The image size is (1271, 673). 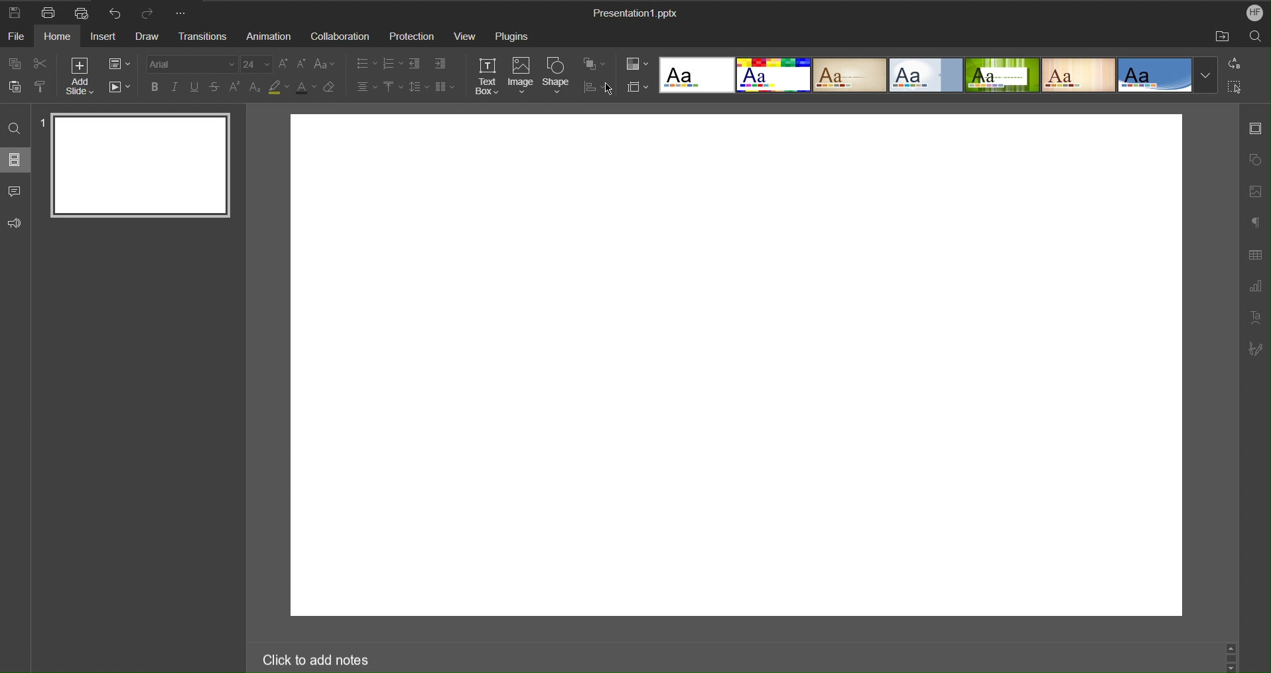 What do you see at coordinates (255, 87) in the screenshot?
I see `Subscript` at bounding box center [255, 87].